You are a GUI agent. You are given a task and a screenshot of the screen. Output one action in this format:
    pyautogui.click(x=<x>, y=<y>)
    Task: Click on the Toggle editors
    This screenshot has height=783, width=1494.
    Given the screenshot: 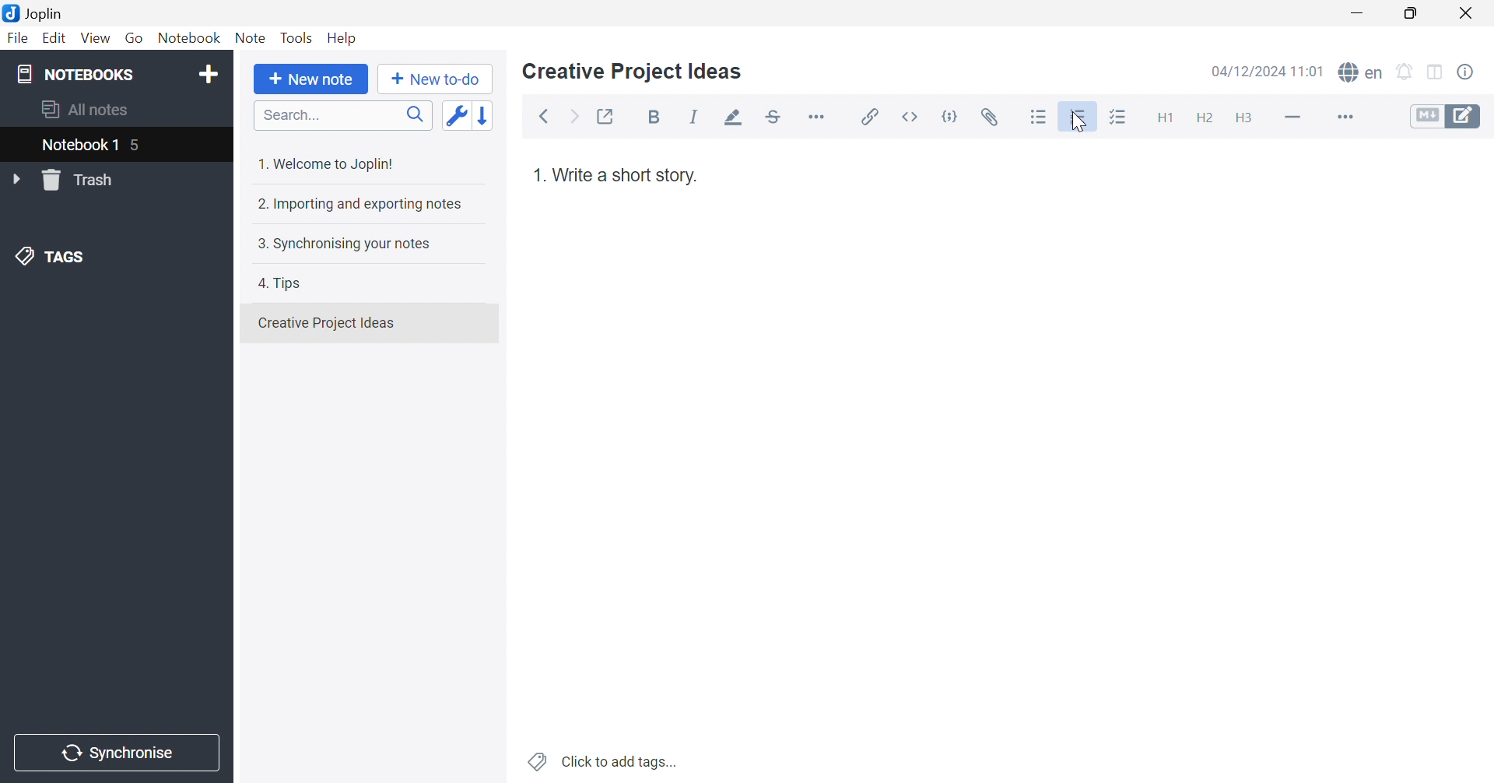 What is the action you would take?
    pyautogui.click(x=1446, y=117)
    